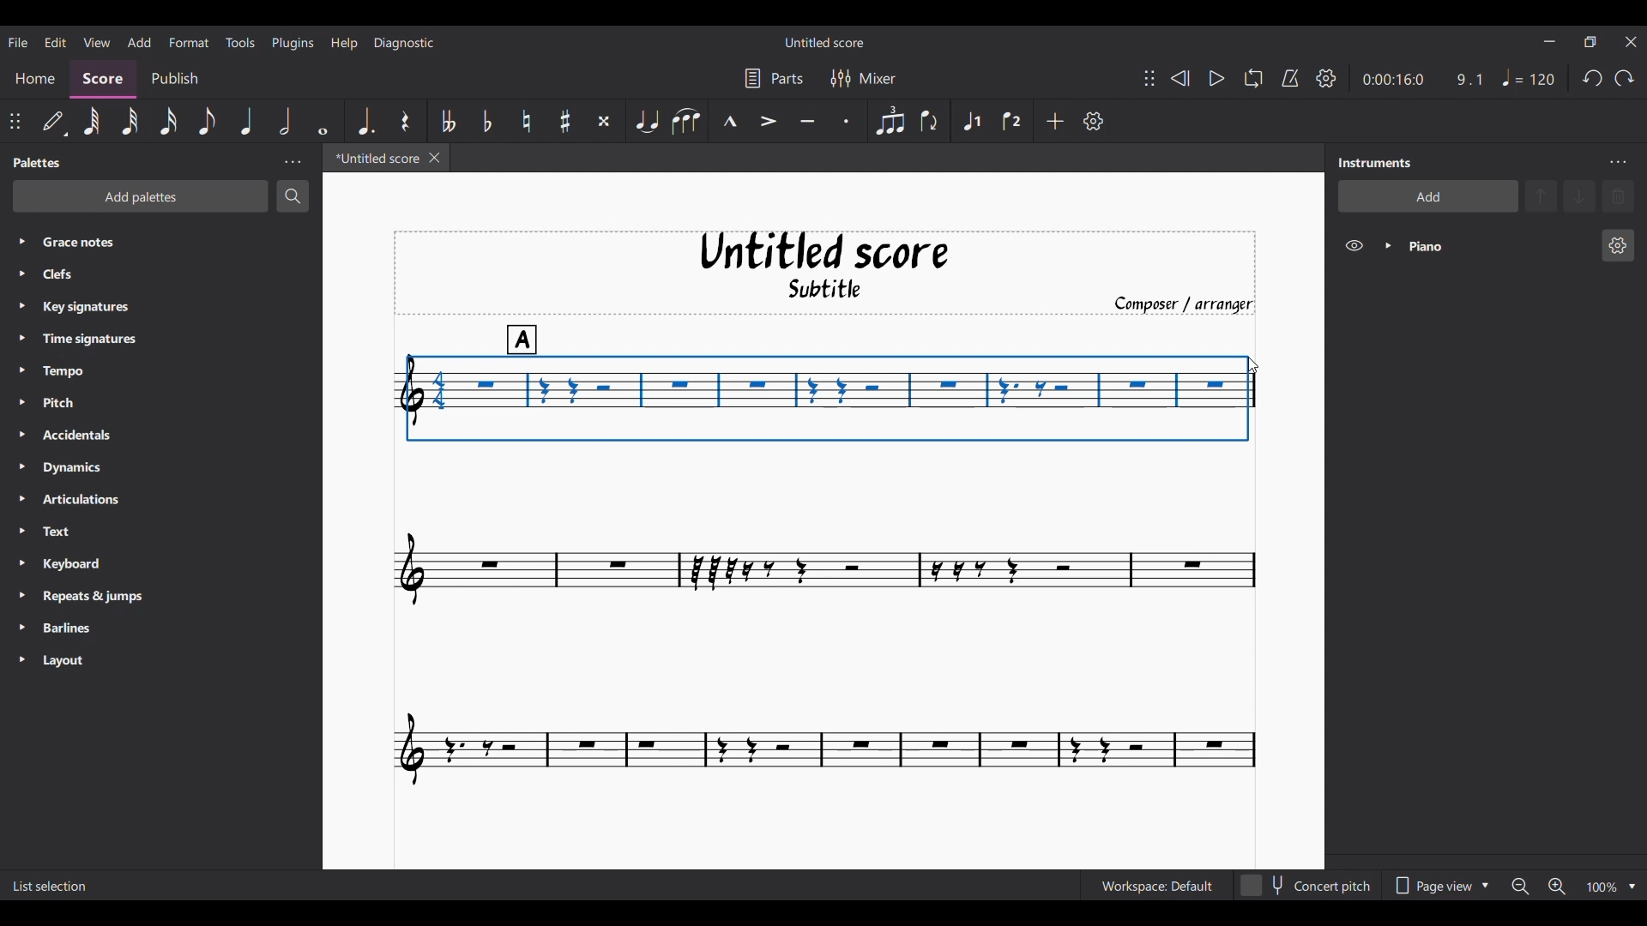 This screenshot has width=1647, height=926. Describe the element at coordinates (90, 532) in the screenshot. I see `Text` at that location.